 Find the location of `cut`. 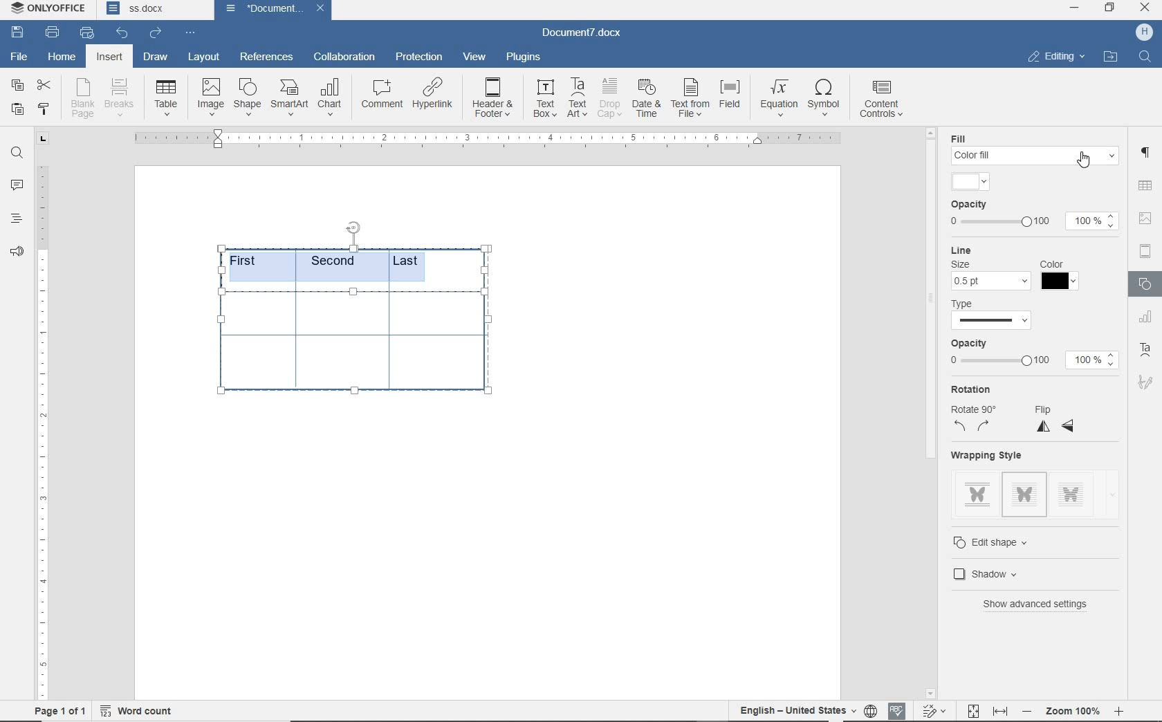

cut is located at coordinates (44, 86).